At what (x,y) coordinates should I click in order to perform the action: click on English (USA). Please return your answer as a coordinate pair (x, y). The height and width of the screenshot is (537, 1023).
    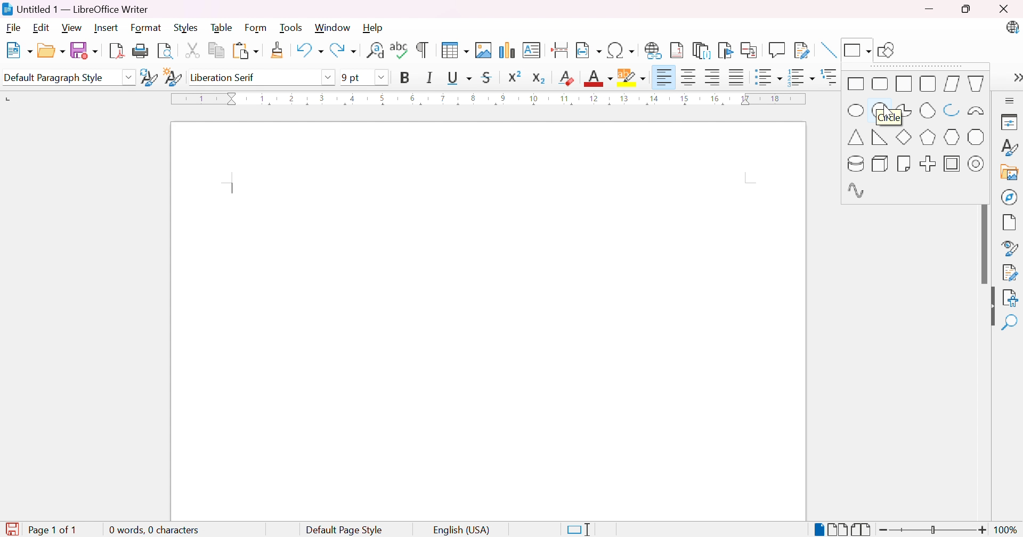
    Looking at the image, I should click on (462, 530).